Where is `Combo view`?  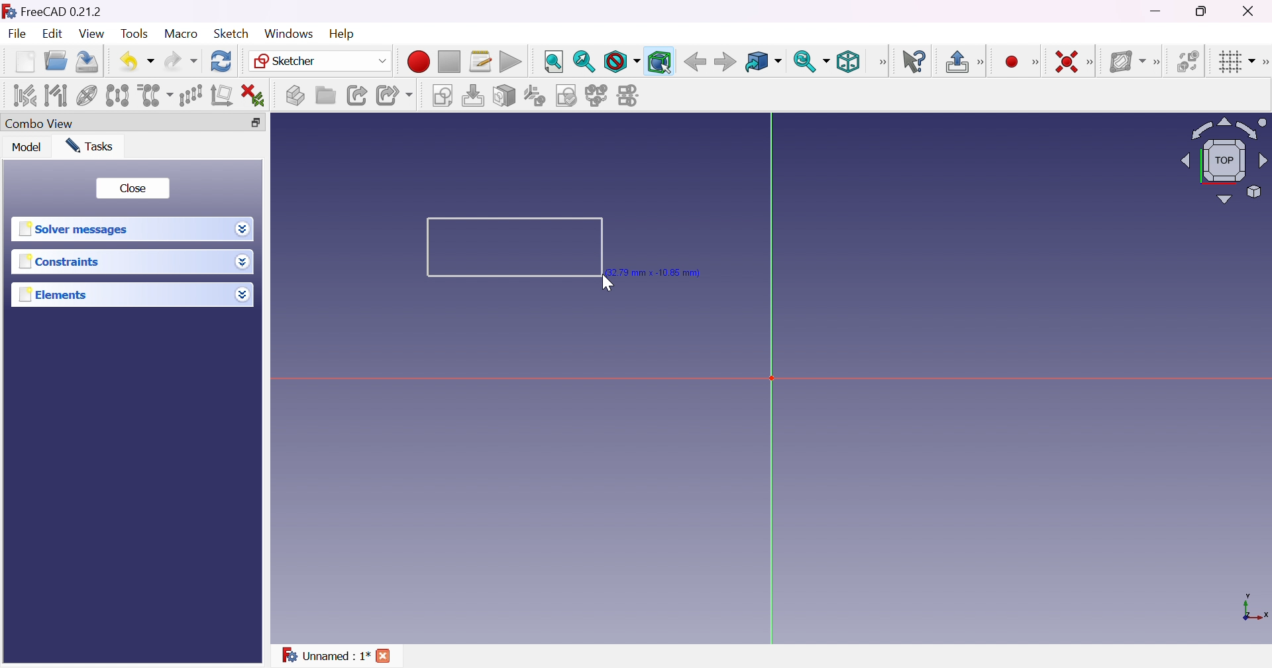
Combo view is located at coordinates (40, 123).